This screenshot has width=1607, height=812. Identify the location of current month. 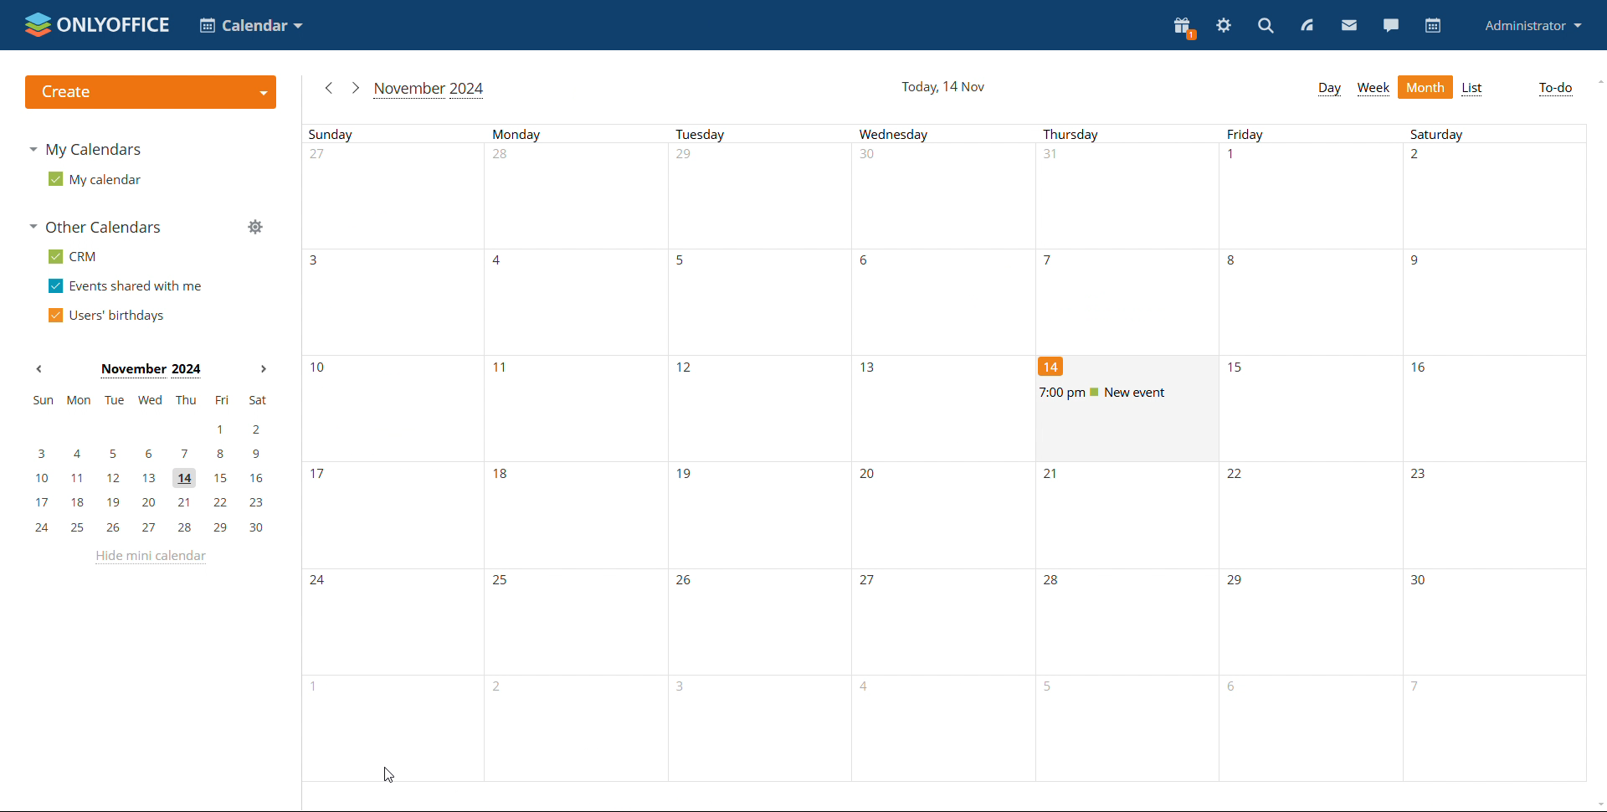
(429, 90).